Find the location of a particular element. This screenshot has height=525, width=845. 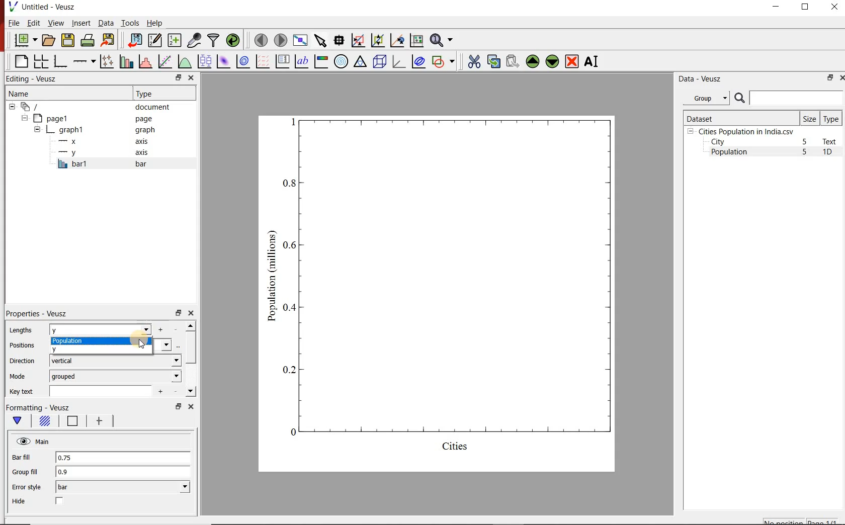

close is located at coordinates (190, 406).